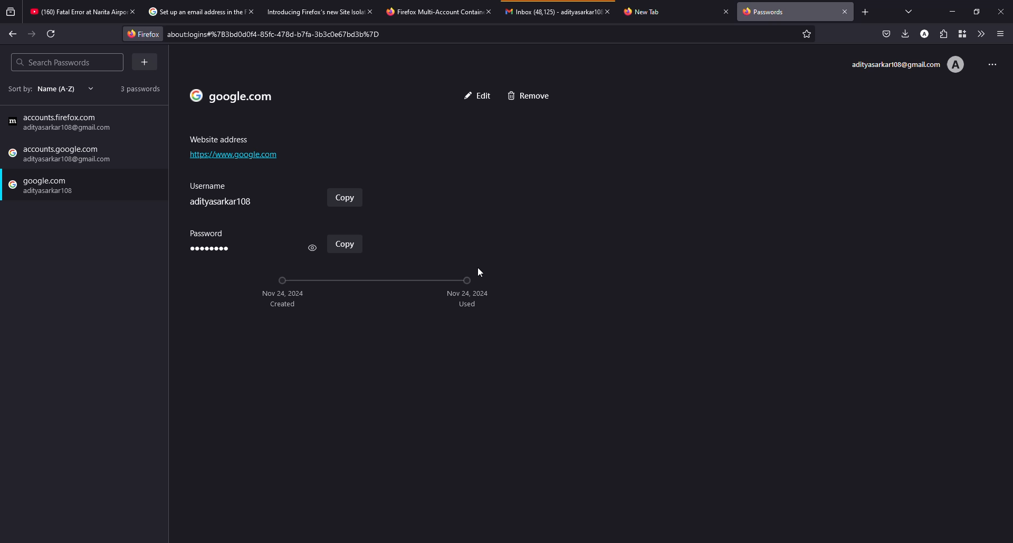 Image resolution: width=1013 pixels, height=543 pixels. What do you see at coordinates (943, 34) in the screenshot?
I see `extensions` at bounding box center [943, 34].